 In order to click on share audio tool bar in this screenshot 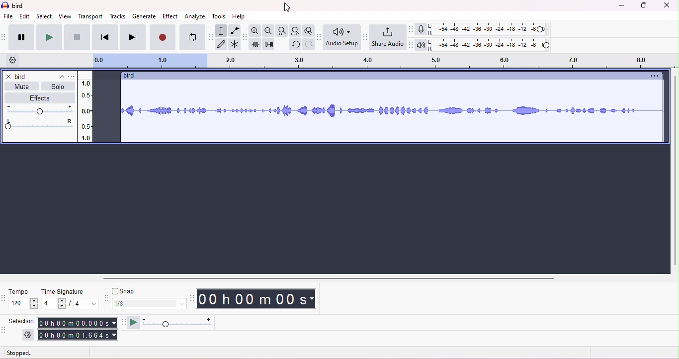, I will do `click(365, 36)`.